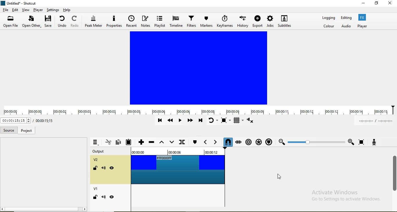 Image resolution: width=397 pixels, height=212 pixels. Describe the element at coordinates (316, 142) in the screenshot. I see `Zoom timeline to fit` at that location.